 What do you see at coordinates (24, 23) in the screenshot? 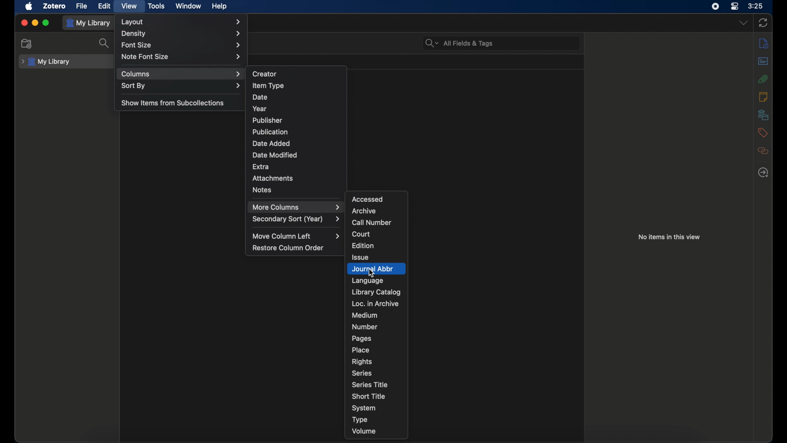
I see `close` at bounding box center [24, 23].